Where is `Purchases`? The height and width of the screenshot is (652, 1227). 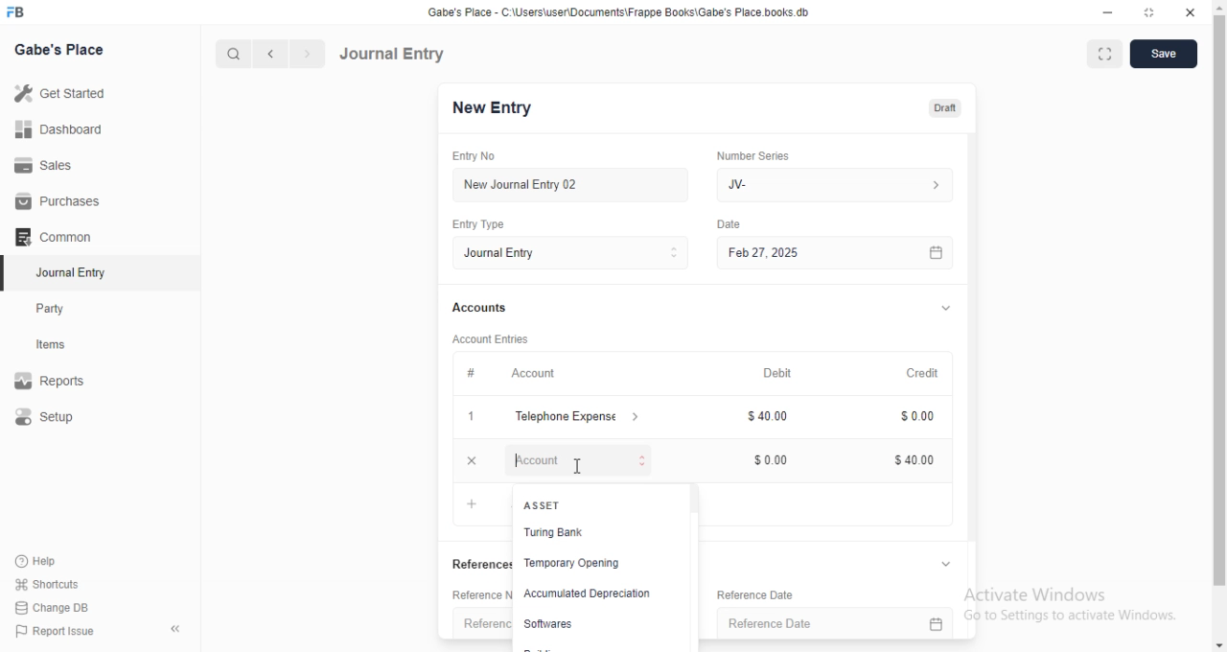 Purchases is located at coordinates (54, 199).